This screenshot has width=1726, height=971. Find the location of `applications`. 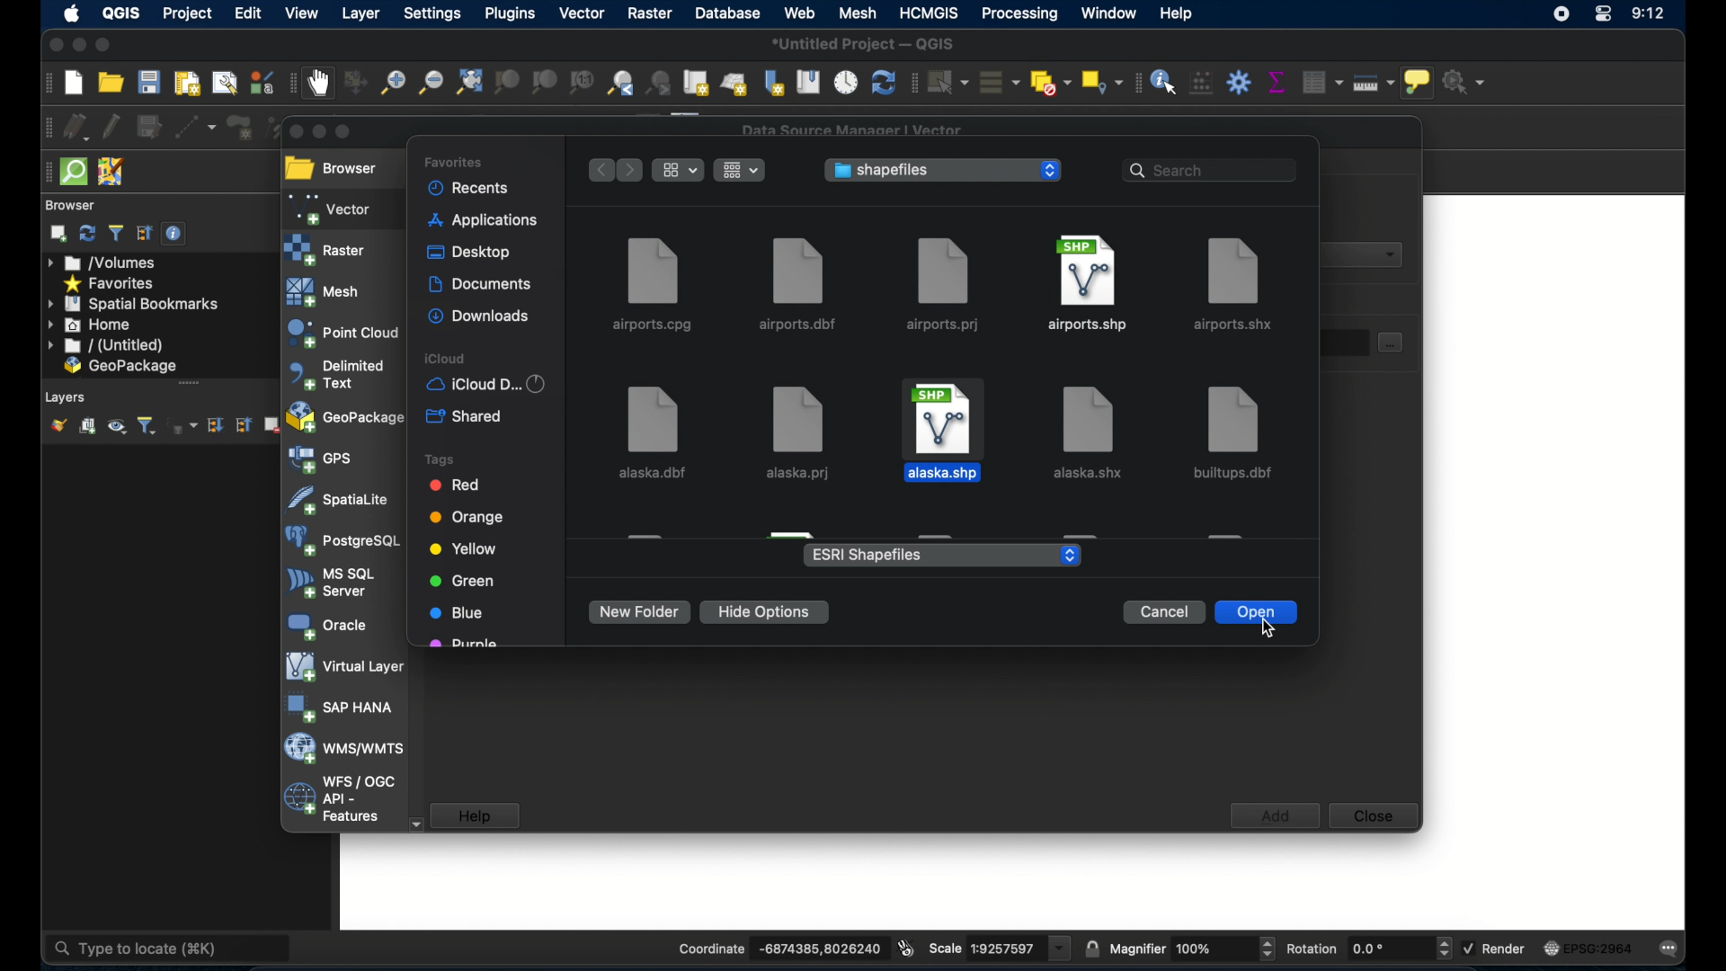

applications is located at coordinates (485, 221).